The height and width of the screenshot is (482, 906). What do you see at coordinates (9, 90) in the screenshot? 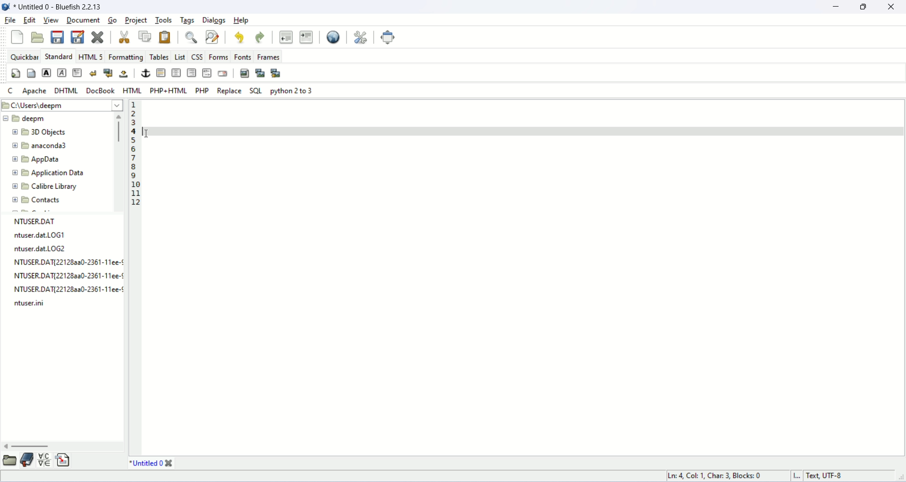
I see `c` at bounding box center [9, 90].